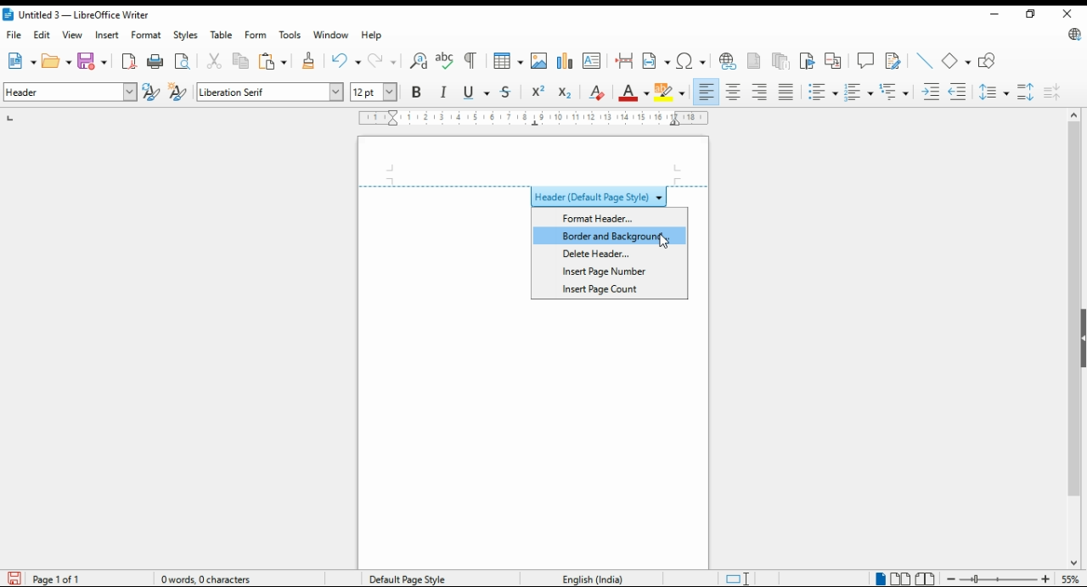 Image resolution: width=1087 pixels, height=587 pixels. What do you see at coordinates (957, 61) in the screenshot?
I see `basic shape` at bounding box center [957, 61].